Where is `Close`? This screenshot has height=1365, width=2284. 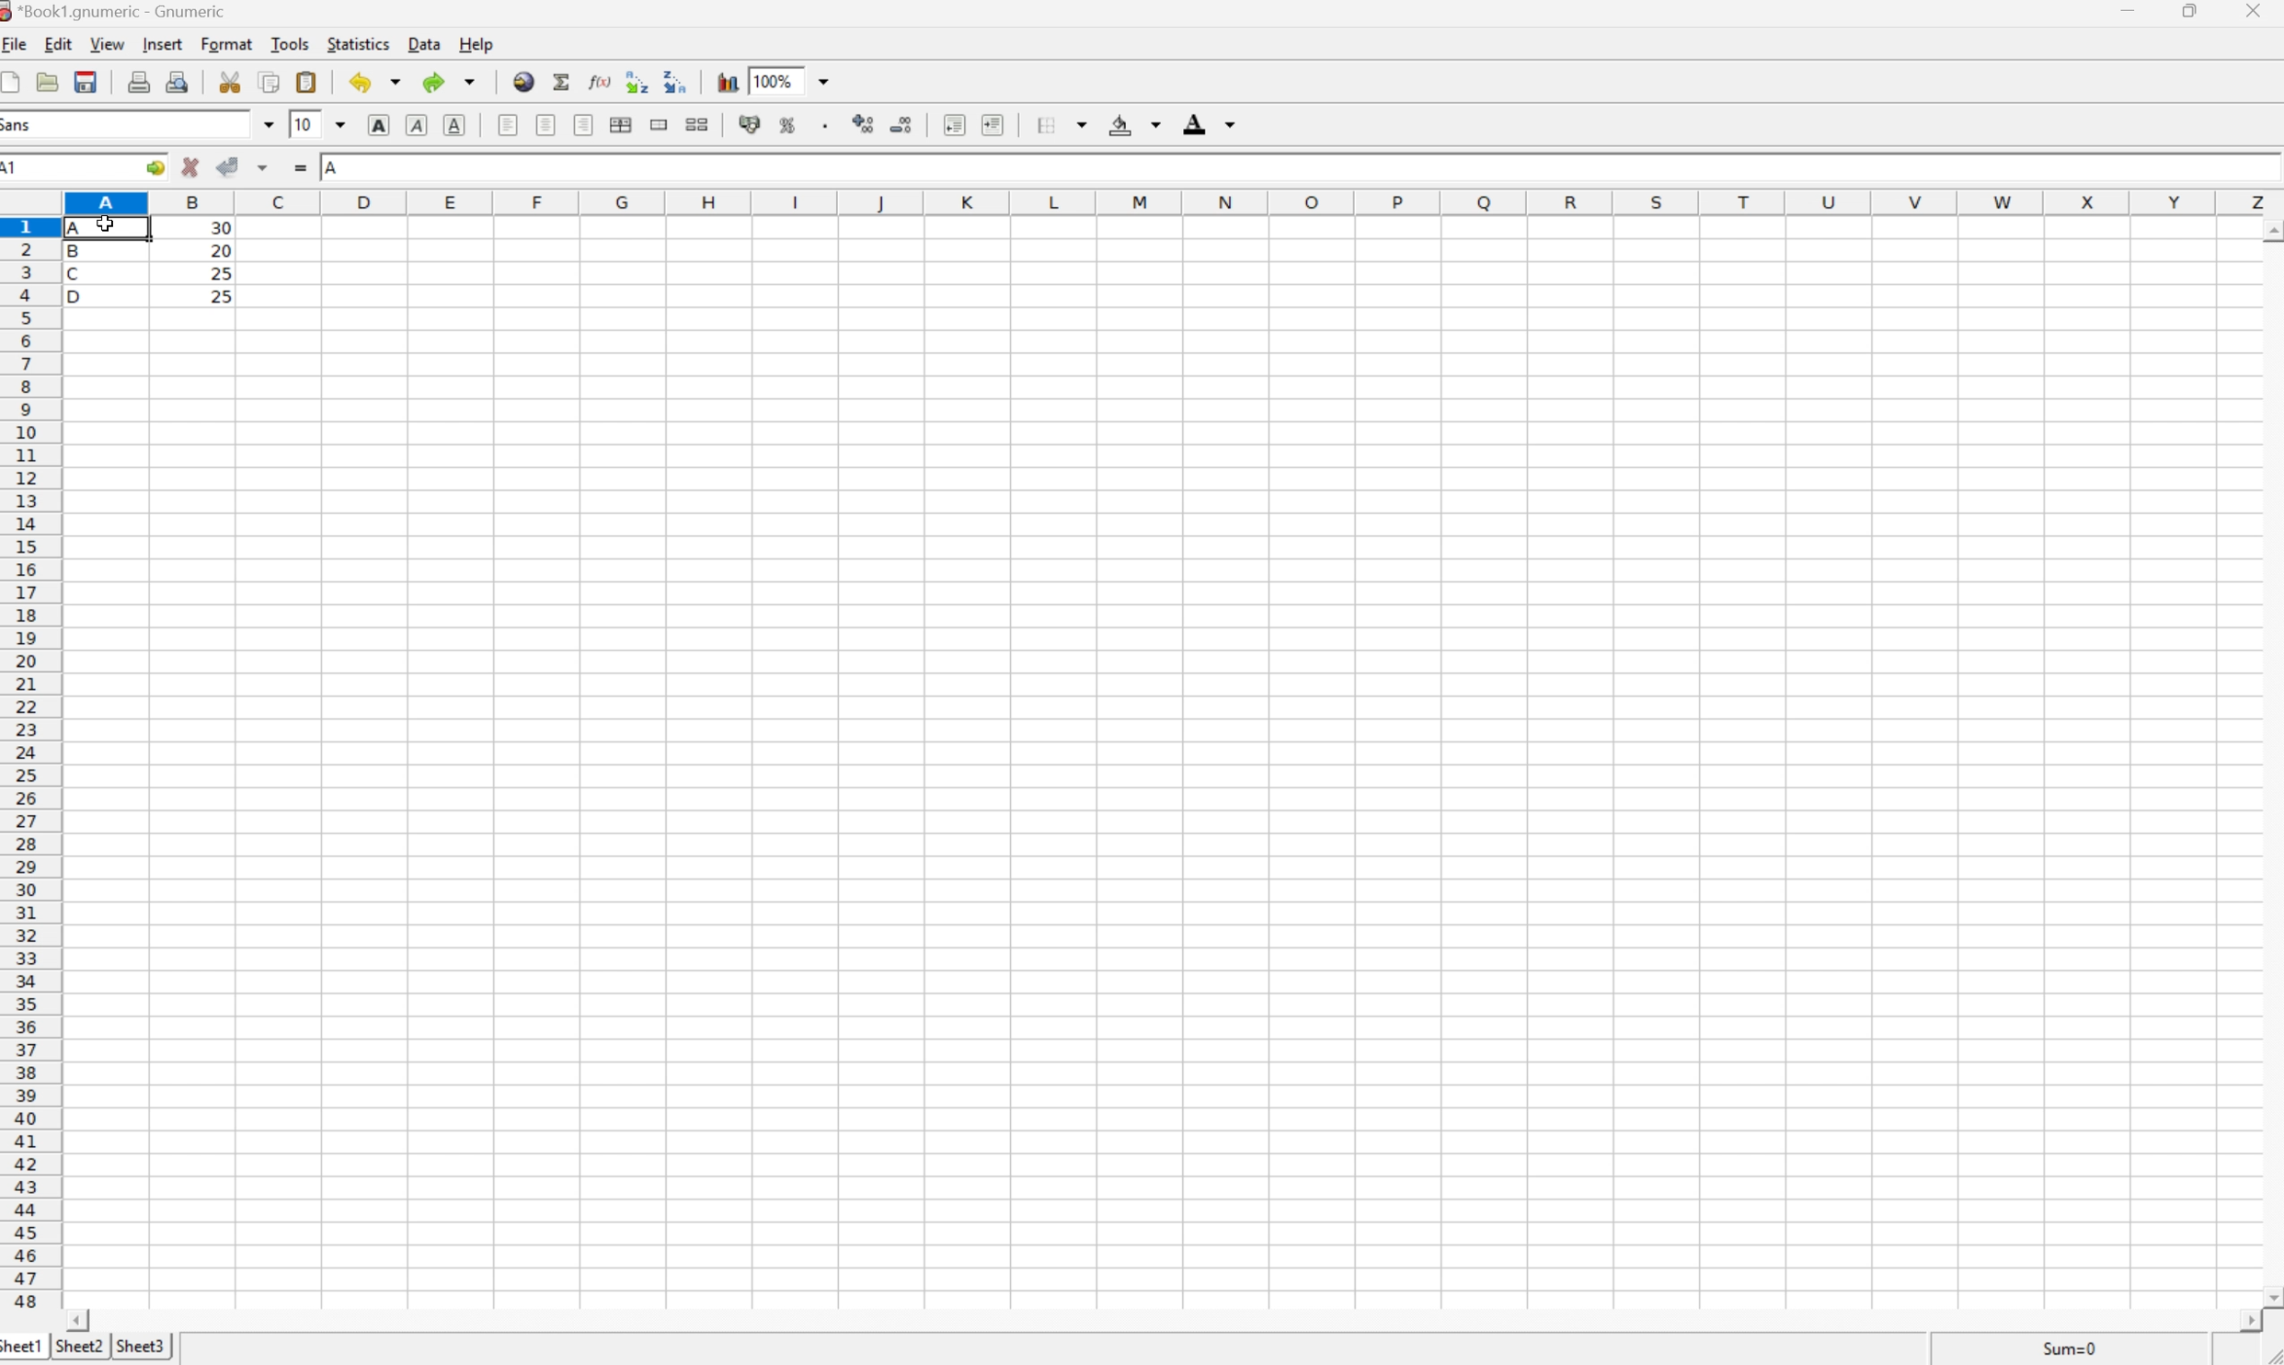 Close is located at coordinates (2255, 12).